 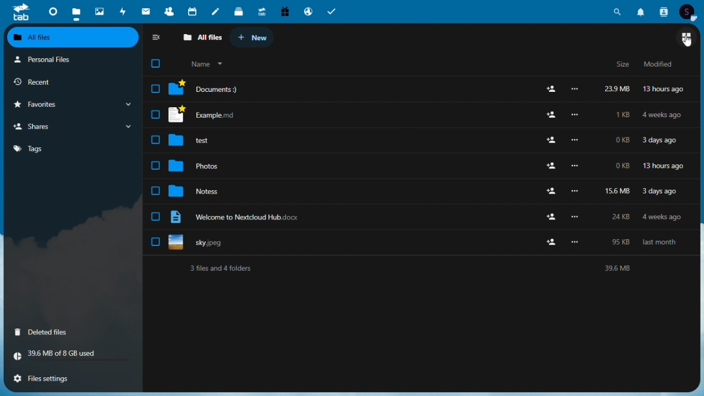 I want to click on switch to grid view, so click(x=688, y=38).